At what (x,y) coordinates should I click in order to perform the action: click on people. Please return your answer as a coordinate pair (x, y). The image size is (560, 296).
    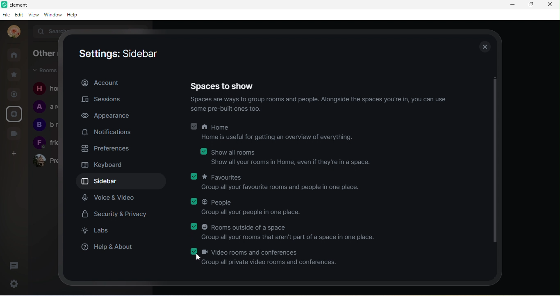
    Looking at the image, I should click on (247, 207).